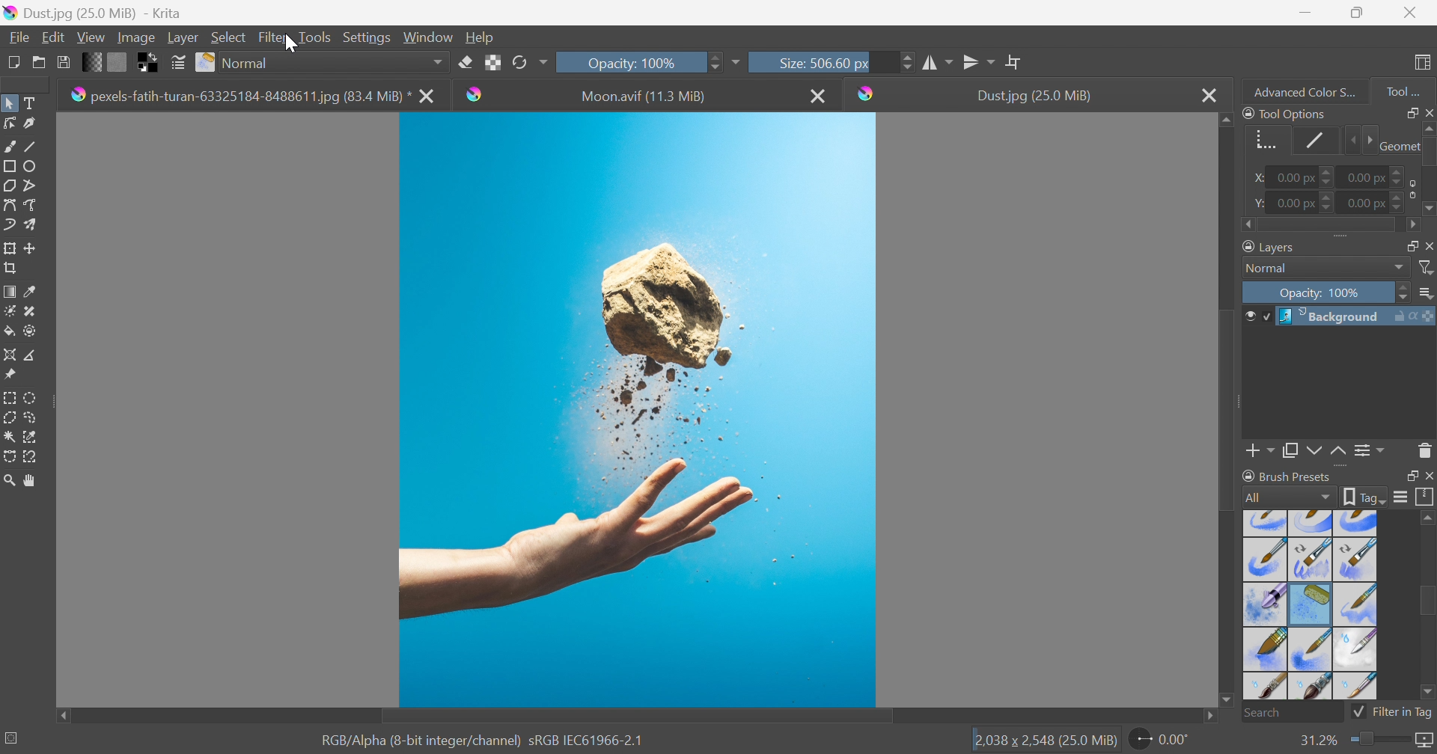 This screenshot has width=1437, height=754. I want to click on Y:, so click(1257, 203).